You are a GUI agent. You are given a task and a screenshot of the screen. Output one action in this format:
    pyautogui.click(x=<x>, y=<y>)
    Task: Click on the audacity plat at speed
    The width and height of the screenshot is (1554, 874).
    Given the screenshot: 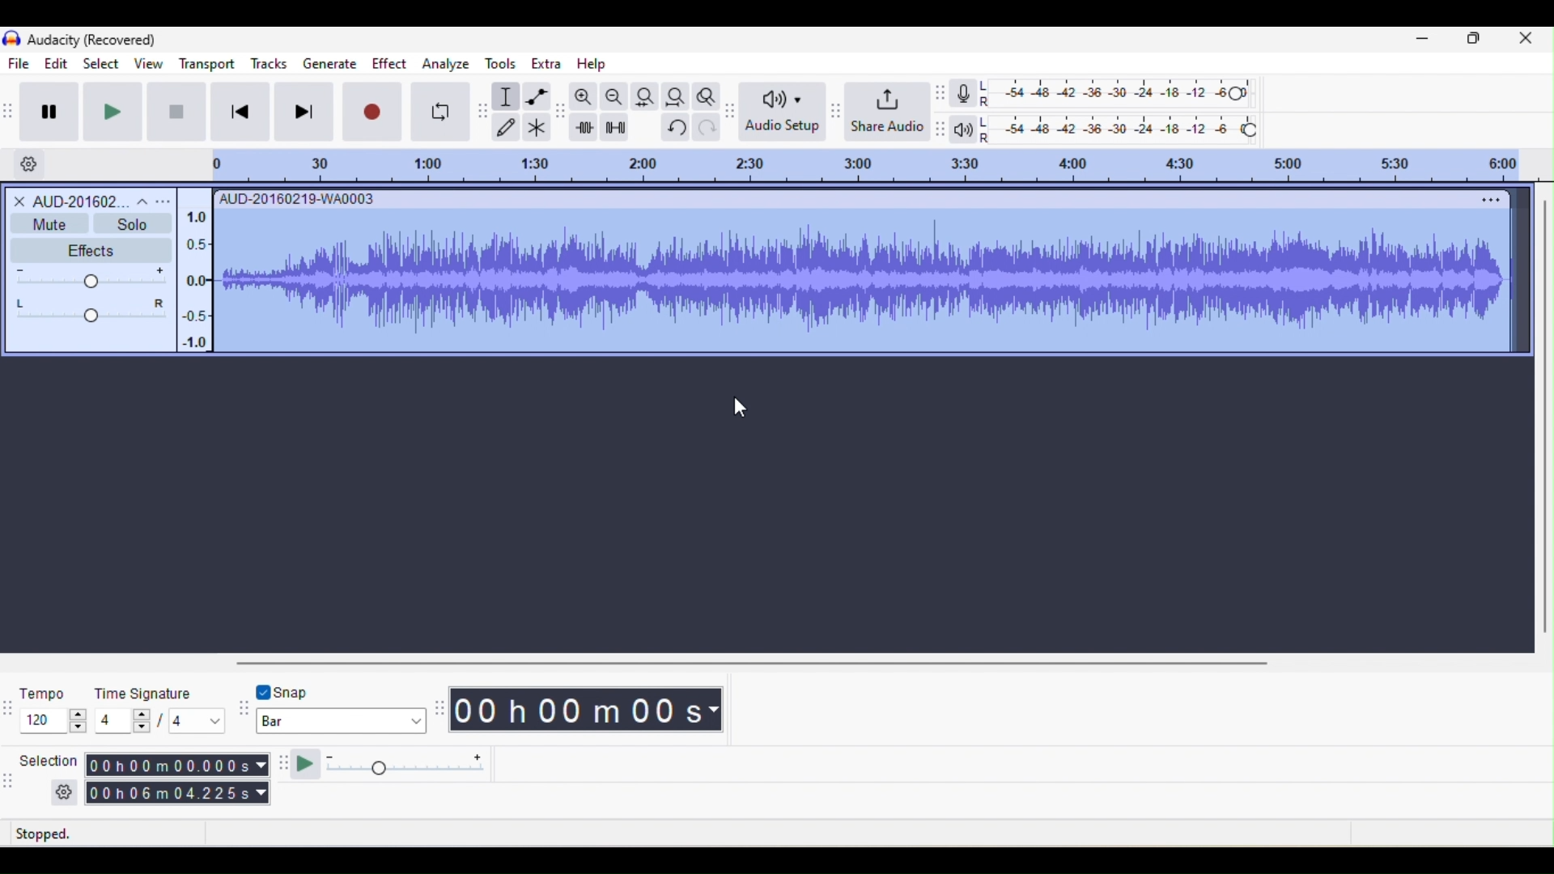 What is the action you would take?
    pyautogui.click(x=284, y=766)
    